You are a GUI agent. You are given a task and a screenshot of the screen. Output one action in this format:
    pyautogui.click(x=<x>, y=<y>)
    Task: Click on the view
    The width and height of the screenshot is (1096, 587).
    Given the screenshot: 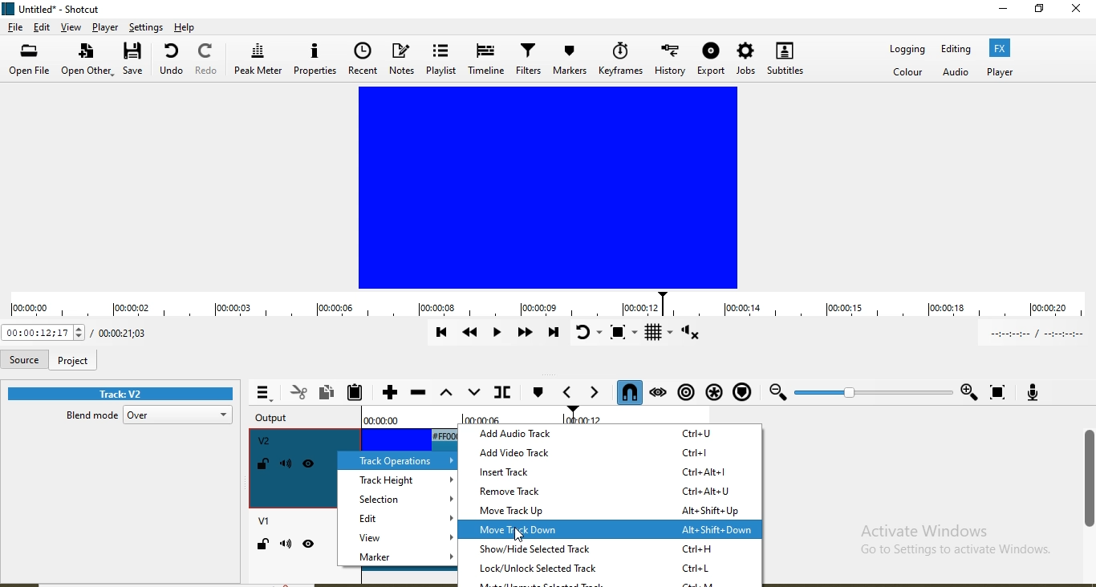 What is the action you would take?
    pyautogui.click(x=71, y=28)
    